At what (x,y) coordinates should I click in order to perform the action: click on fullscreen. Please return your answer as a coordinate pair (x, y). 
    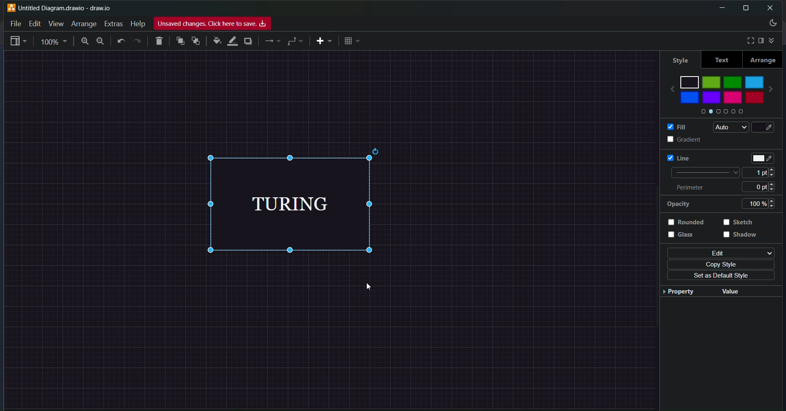
    Looking at the image, I should click on (747, 40).